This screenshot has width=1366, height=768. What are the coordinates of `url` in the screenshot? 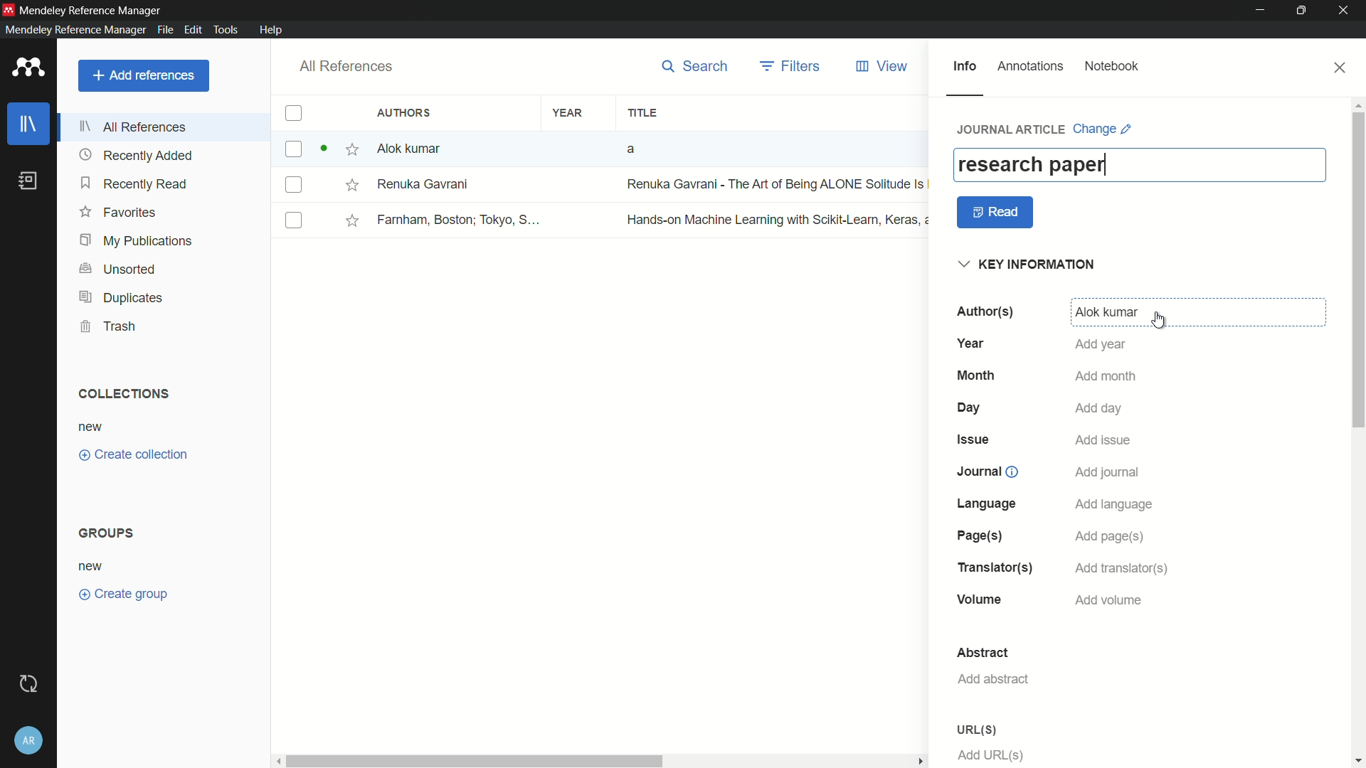 It's located at (976, 730).